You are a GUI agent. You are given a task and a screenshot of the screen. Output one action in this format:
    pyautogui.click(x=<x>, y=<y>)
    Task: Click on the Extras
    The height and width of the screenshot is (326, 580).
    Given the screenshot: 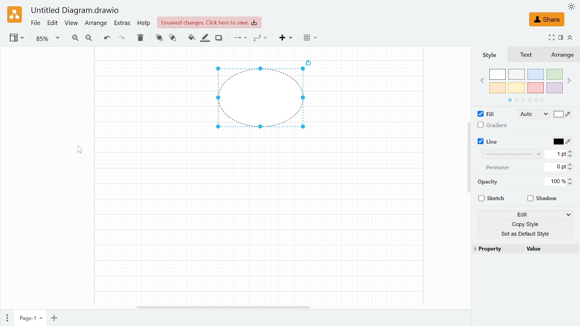 What is the action you would take?
    pyautogui.click(x=122, y=24)
    